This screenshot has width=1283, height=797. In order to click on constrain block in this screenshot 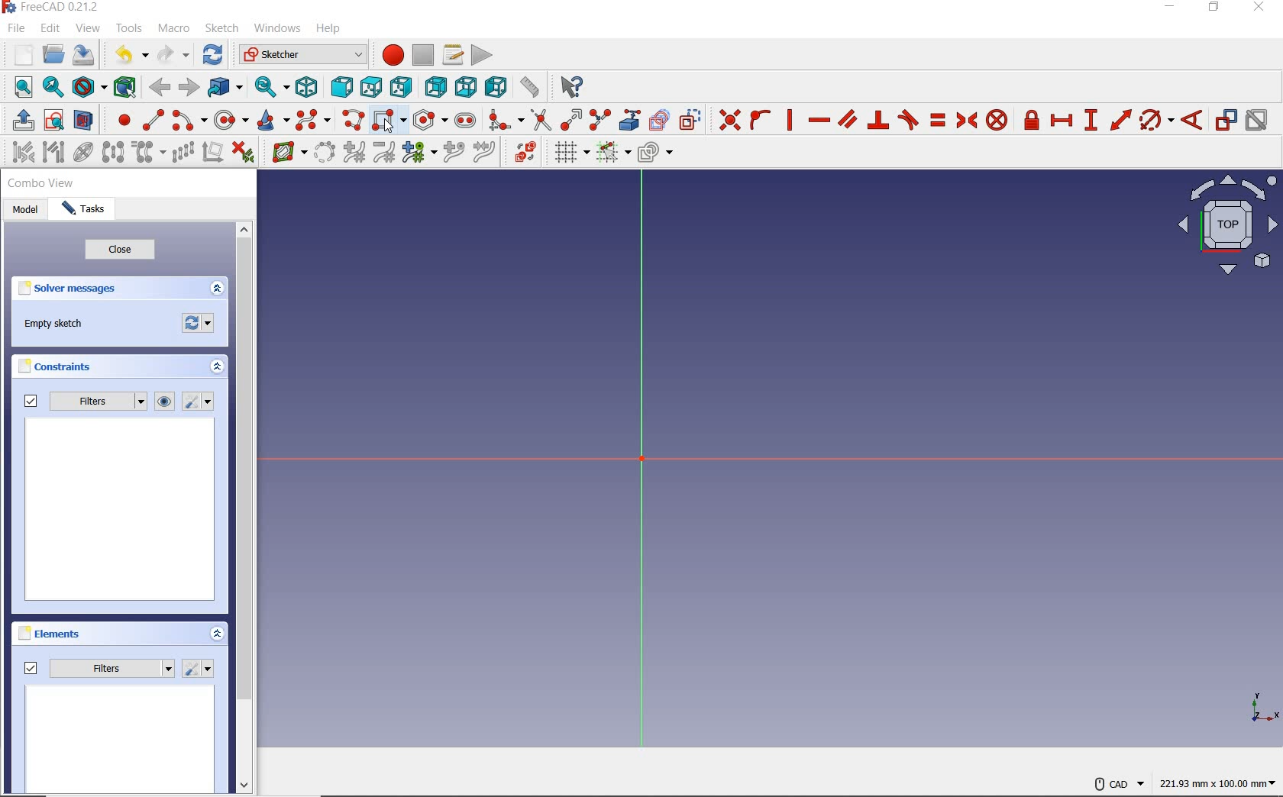, I will do `click(997, 121)`.